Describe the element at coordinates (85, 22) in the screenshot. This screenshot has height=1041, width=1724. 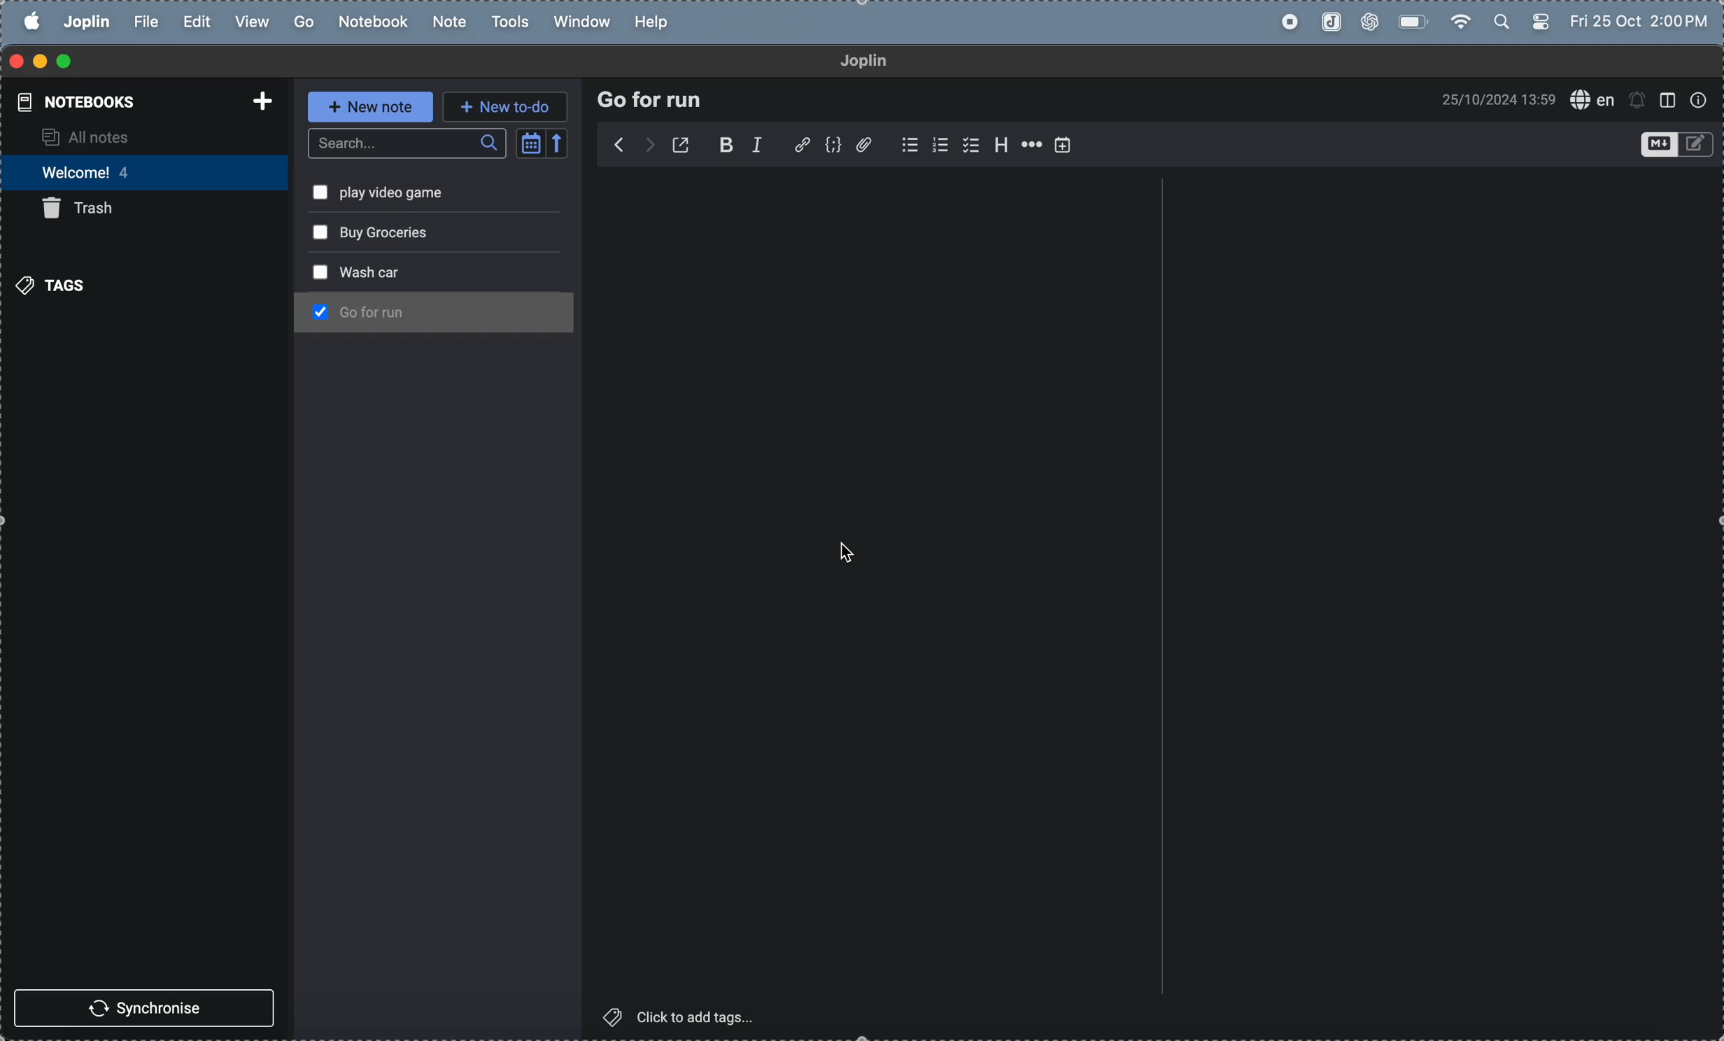
I see `joplin` at that location.